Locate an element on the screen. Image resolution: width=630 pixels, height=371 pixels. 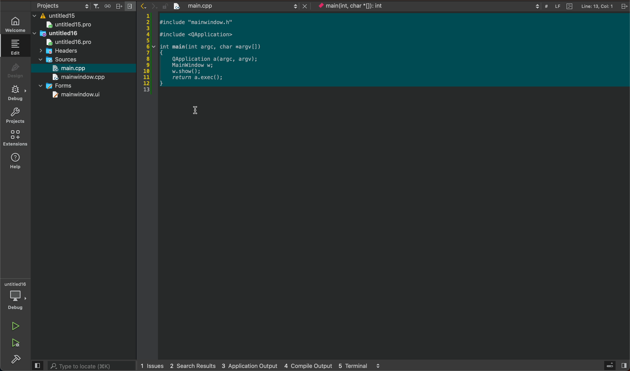
run  is located at coordinates (17, 326).